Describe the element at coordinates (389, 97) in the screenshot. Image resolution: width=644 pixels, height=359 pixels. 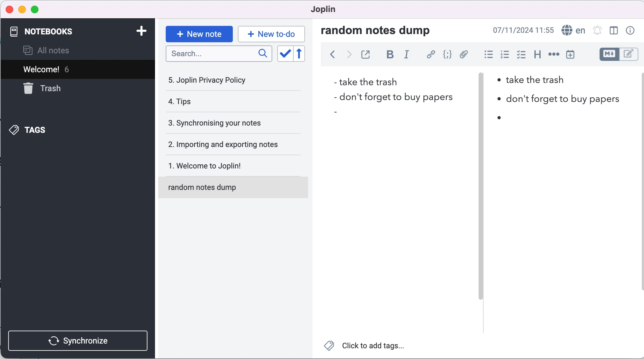
I see `don't forget to buy papers` at that location.